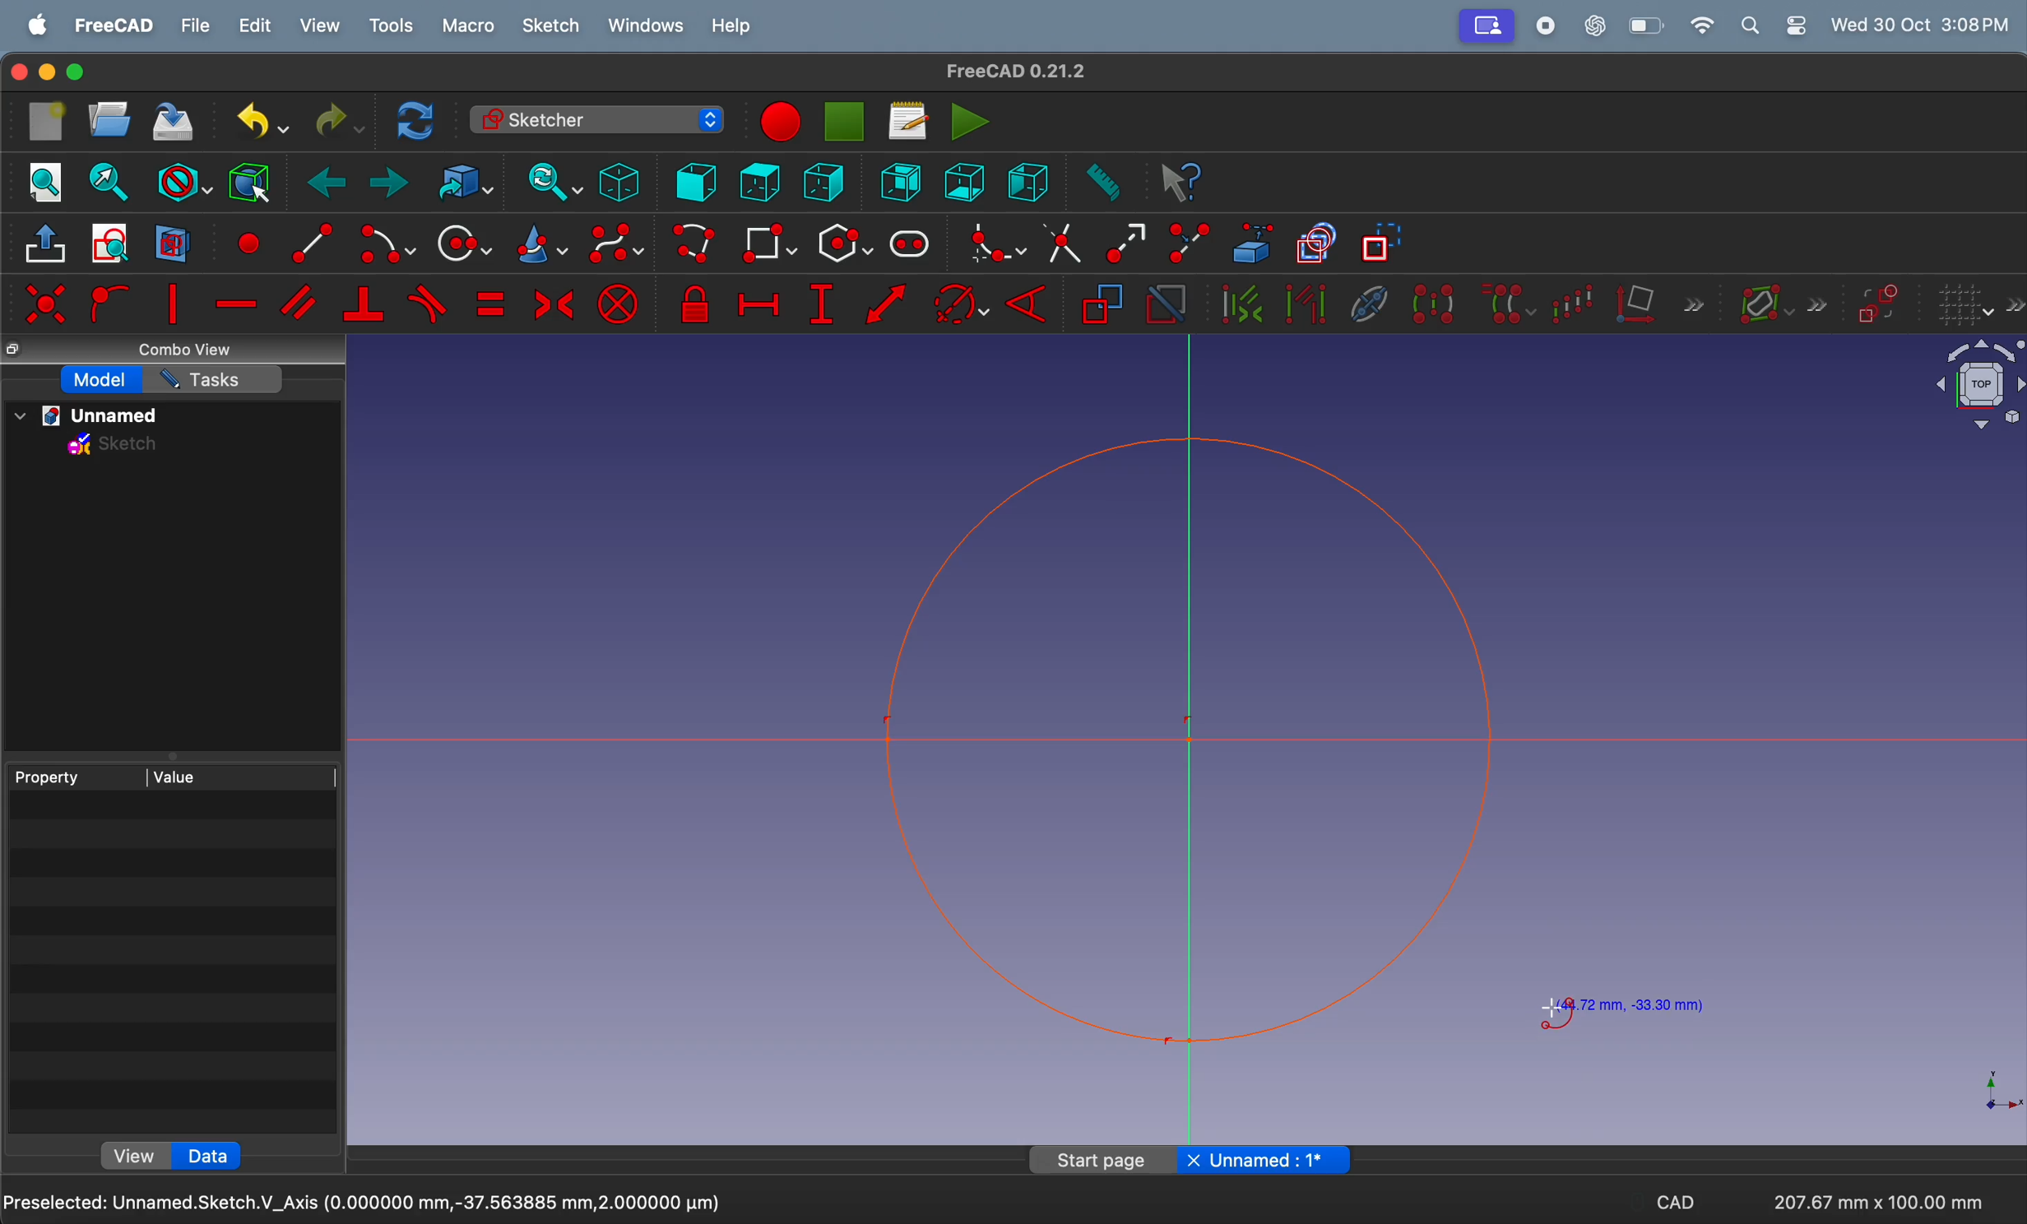 Image resolution: width=2027 pixels, height=1224 pixels. I want to click on data, so click(216, 1155).